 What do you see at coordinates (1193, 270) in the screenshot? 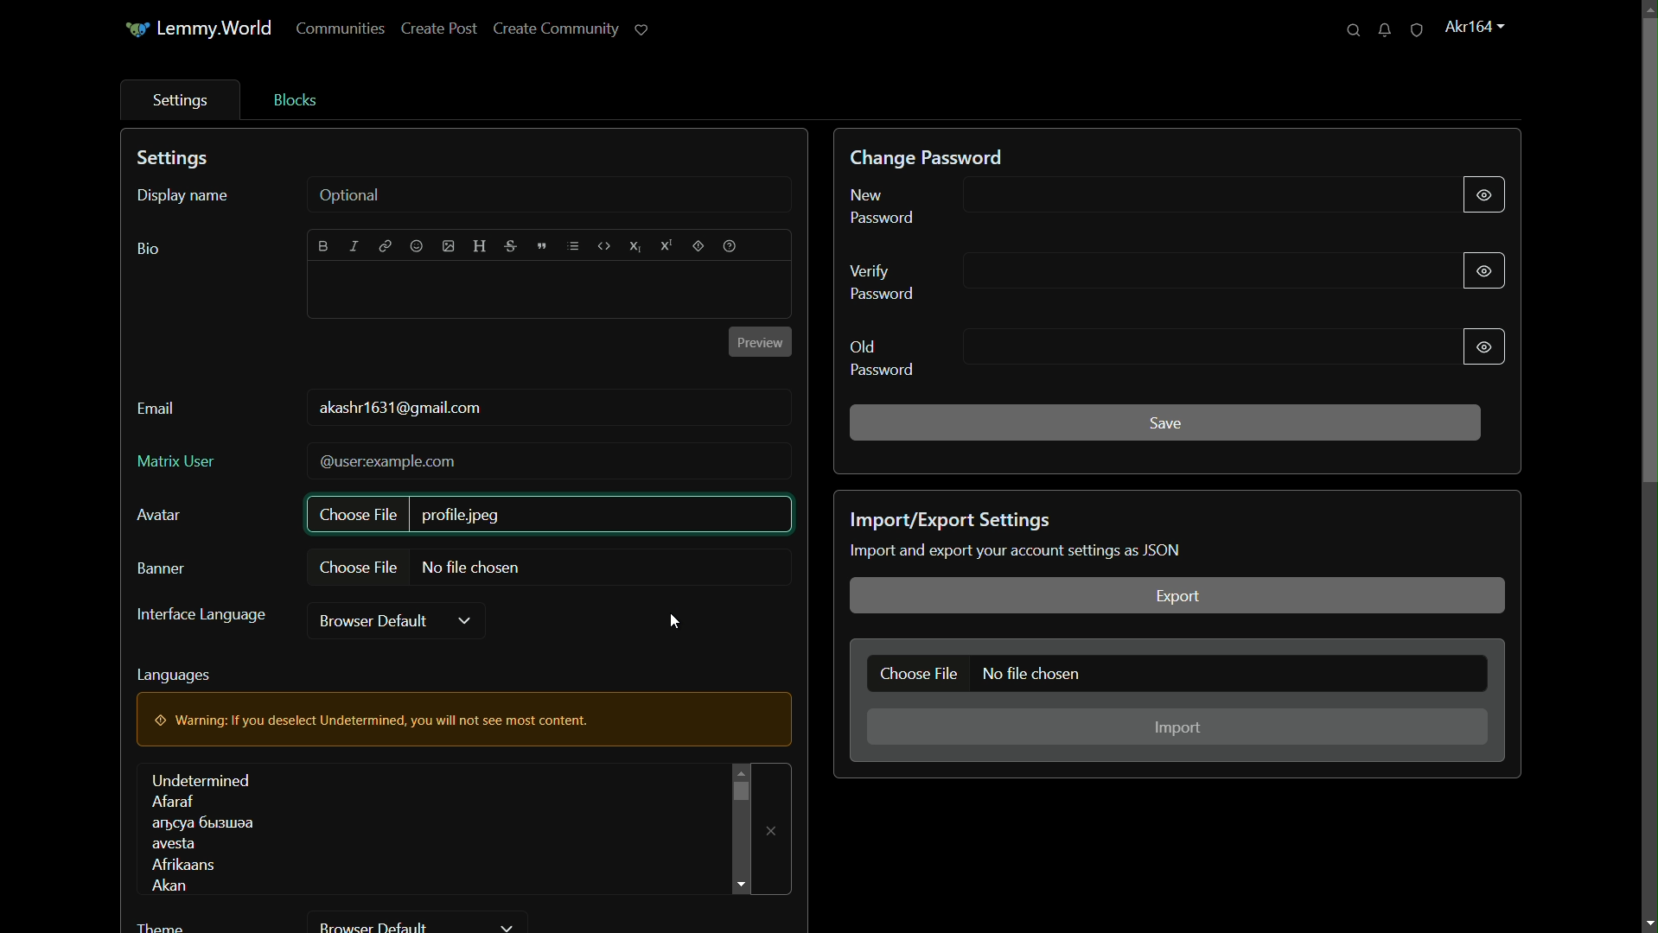
I see `verify password input bar` at bounding box center [1193, 270].